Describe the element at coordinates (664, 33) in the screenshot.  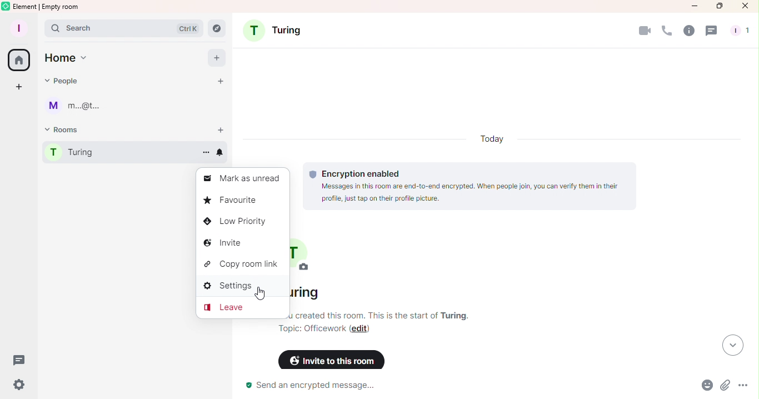
I see `Calls` at that location.